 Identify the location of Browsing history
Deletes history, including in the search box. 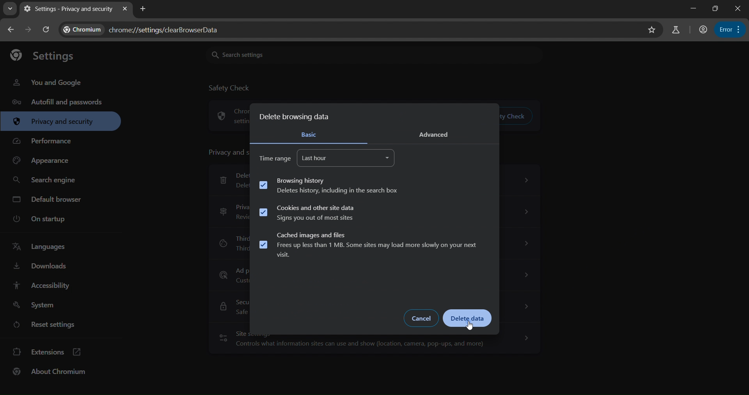
(330, 185).